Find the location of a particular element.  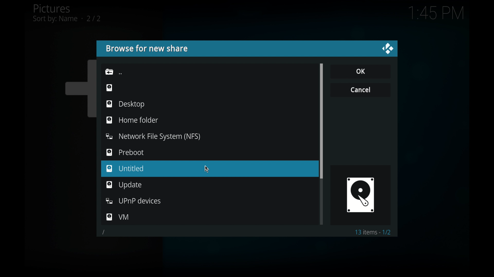

pictures is located at coordinates (67, 13).